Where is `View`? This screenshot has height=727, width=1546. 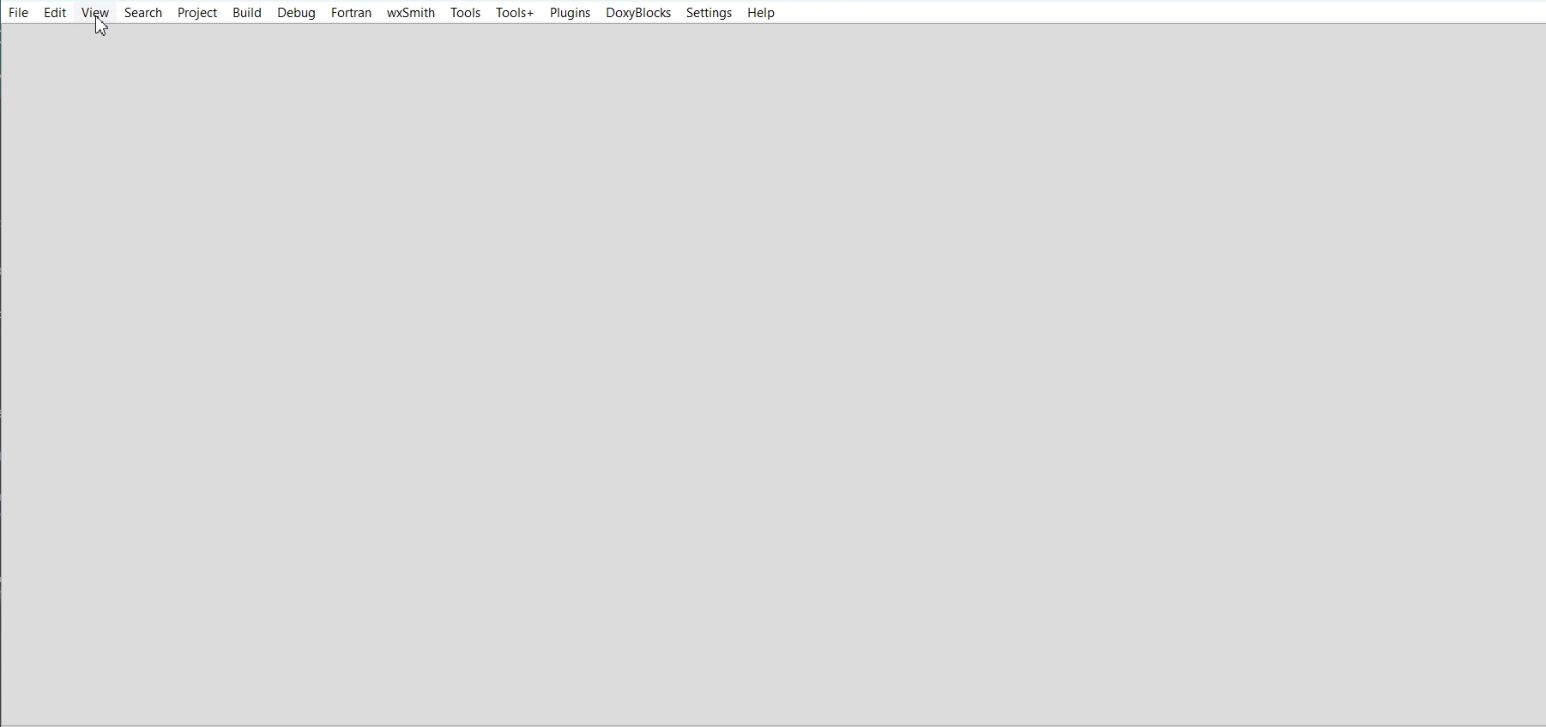
View is located at coordinates (95, 12).